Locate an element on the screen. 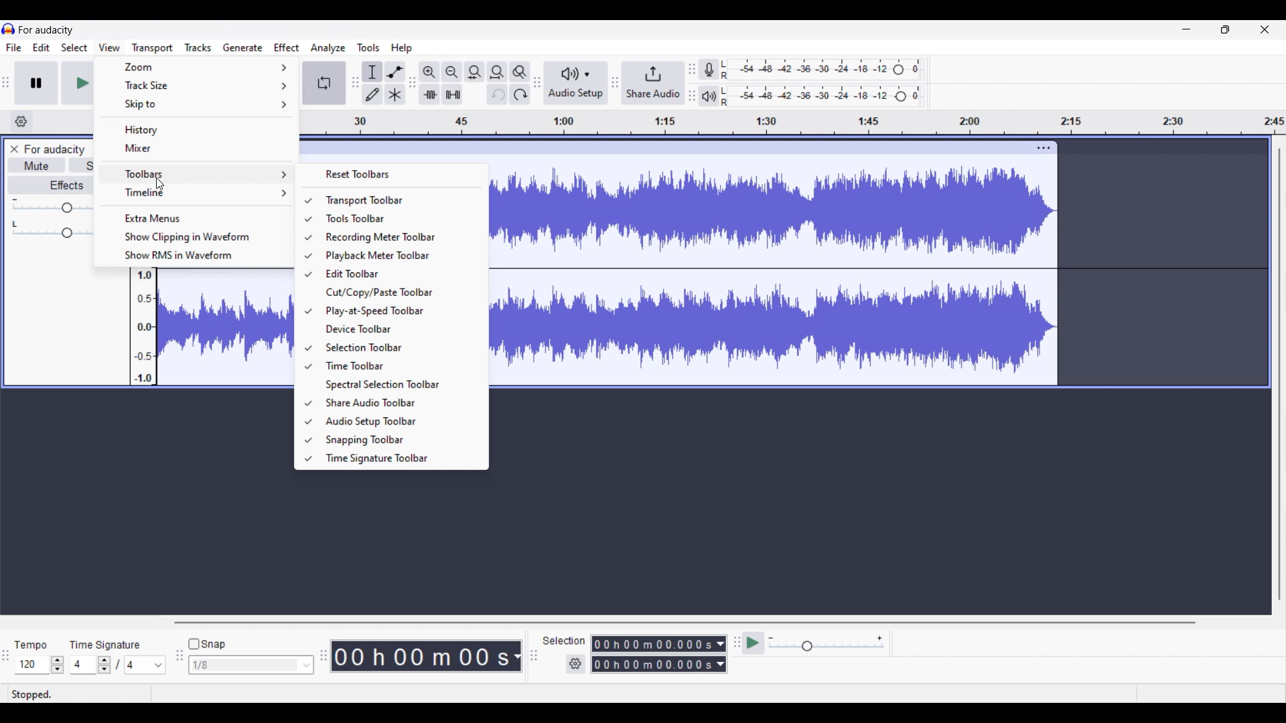  Skip to options is located at coordinates (197, 104).